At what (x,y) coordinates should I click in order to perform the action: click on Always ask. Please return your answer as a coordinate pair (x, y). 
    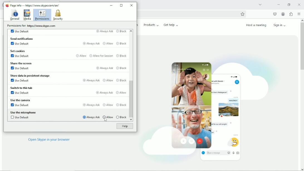
    Looking at the image, I should click on (104, 92).